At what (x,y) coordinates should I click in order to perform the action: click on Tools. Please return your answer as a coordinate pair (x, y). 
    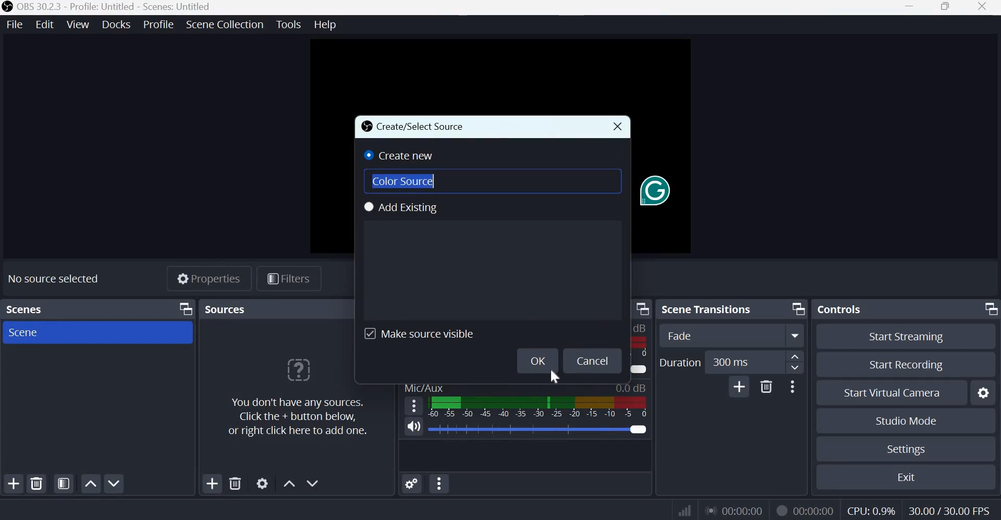
    Looking at the image, I should click on (289, 24).